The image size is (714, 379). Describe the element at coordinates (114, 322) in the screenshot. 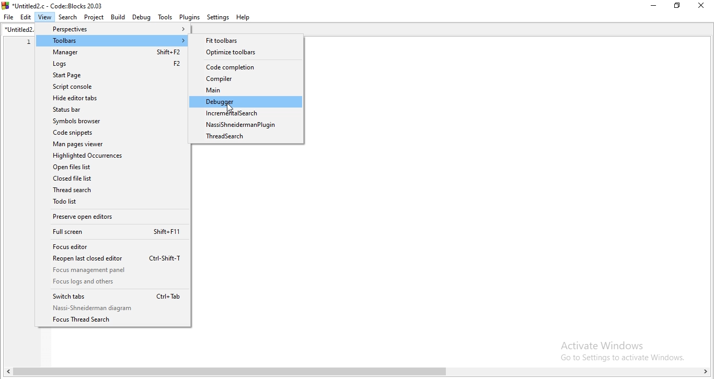

I see `Focus Thread Search` at that location.